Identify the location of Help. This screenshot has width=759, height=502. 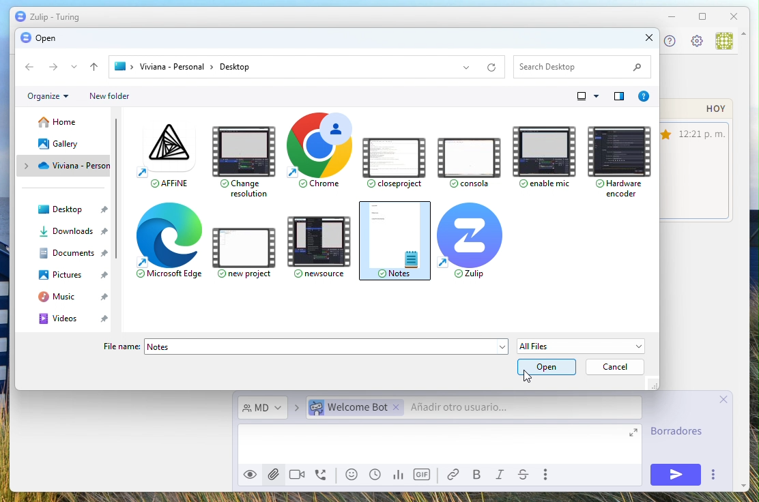
(668, 41).